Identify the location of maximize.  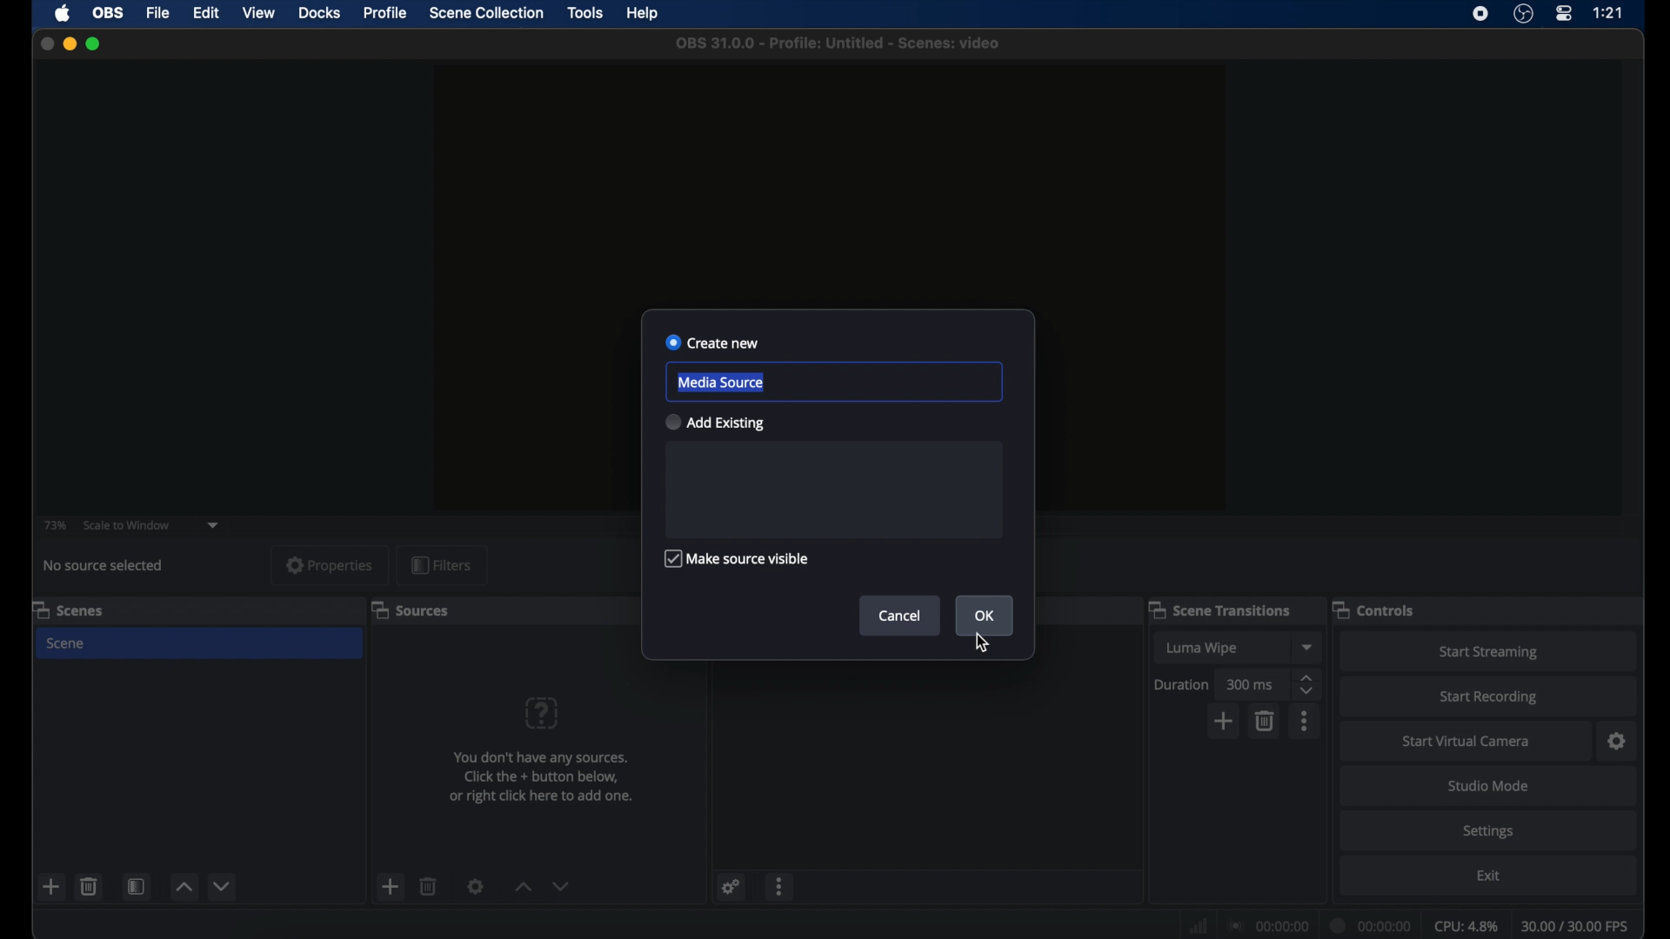
(94, 43).